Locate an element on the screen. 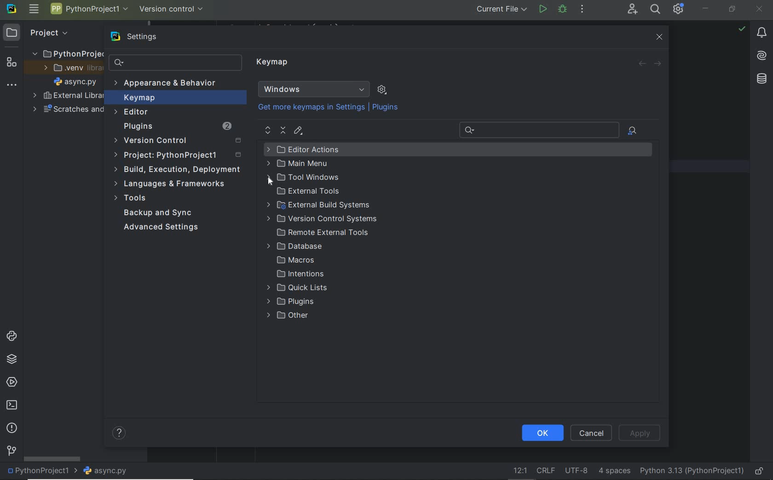  version control is located at coordinates (172, 8).